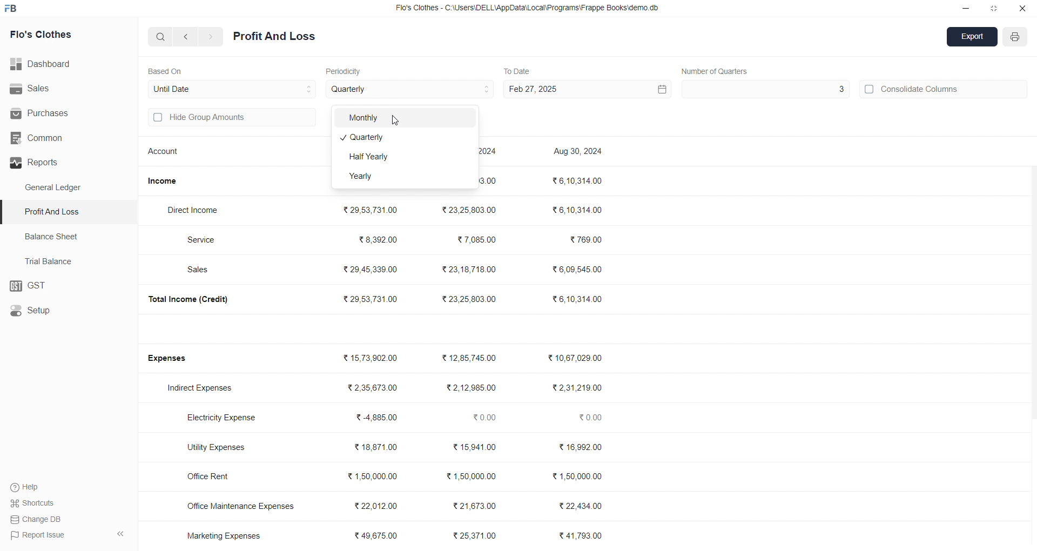  I want to click on General Ledger, so click(59, 188).